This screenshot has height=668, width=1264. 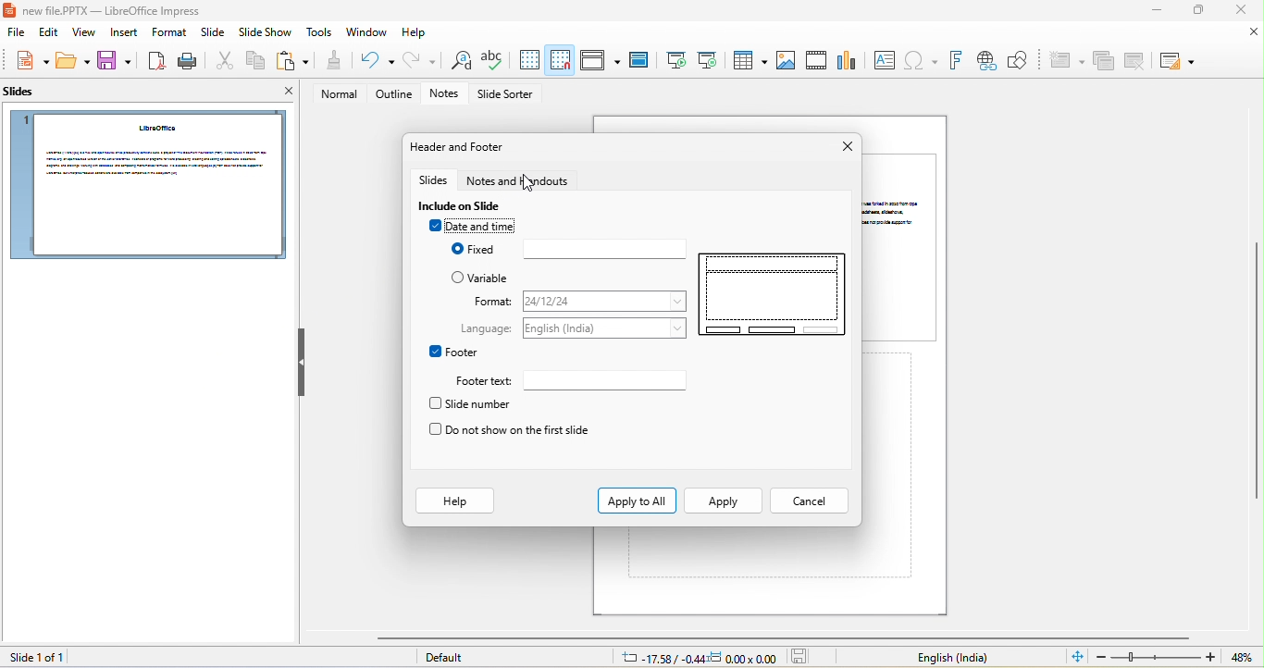 What do you see at coordinates (509, 431) in the screenshot?
I see `do not show on the first slide` at bounding box center [509, 431].